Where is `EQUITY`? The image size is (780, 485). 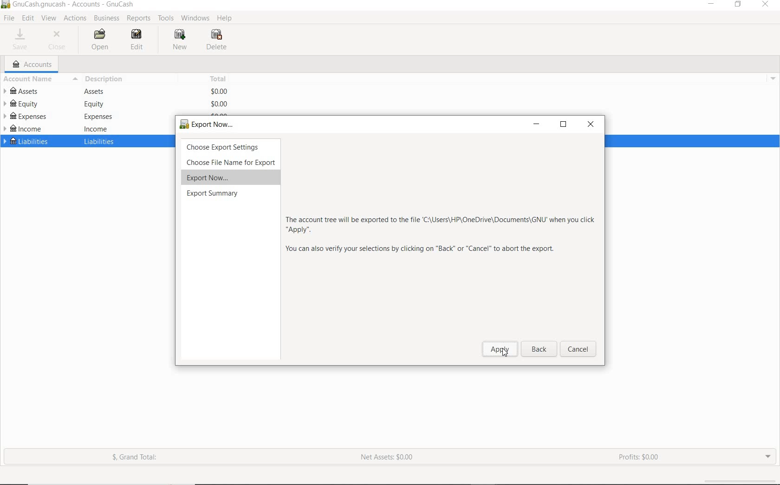 EQUITY is located at coordinates (24, 104).